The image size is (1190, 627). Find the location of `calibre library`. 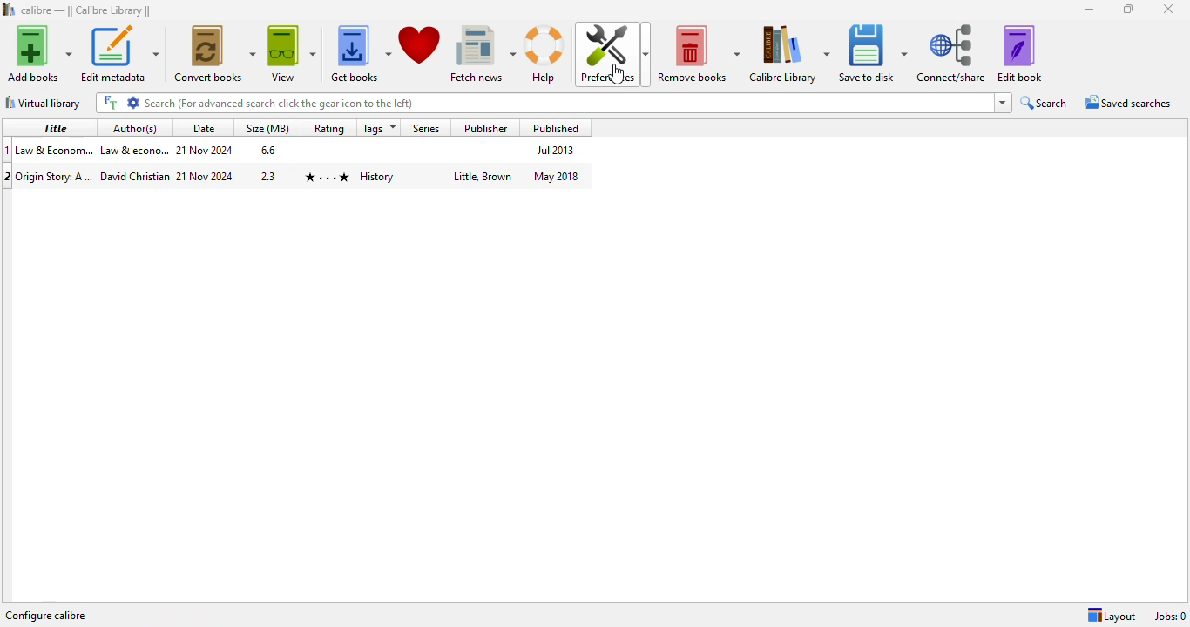

calibre library is located at coordinates (87, 10).